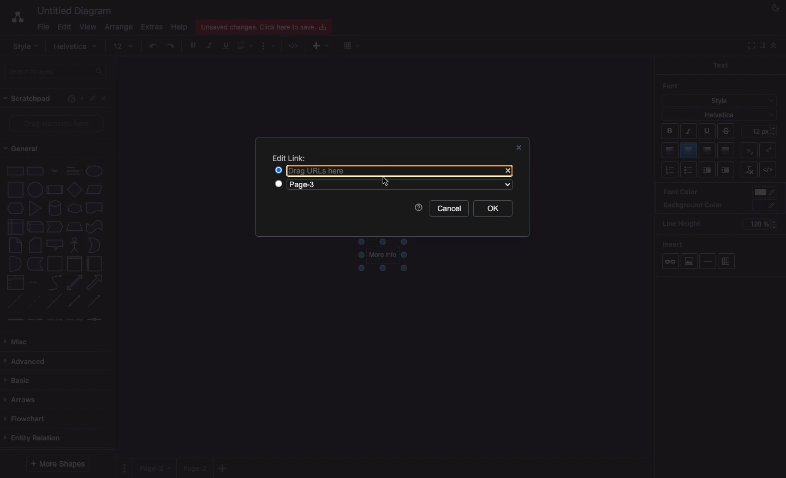  What do you see at coordinates (775, 8) in the screenshot?
I see `Night mode on` at bounding box center [775, 8].